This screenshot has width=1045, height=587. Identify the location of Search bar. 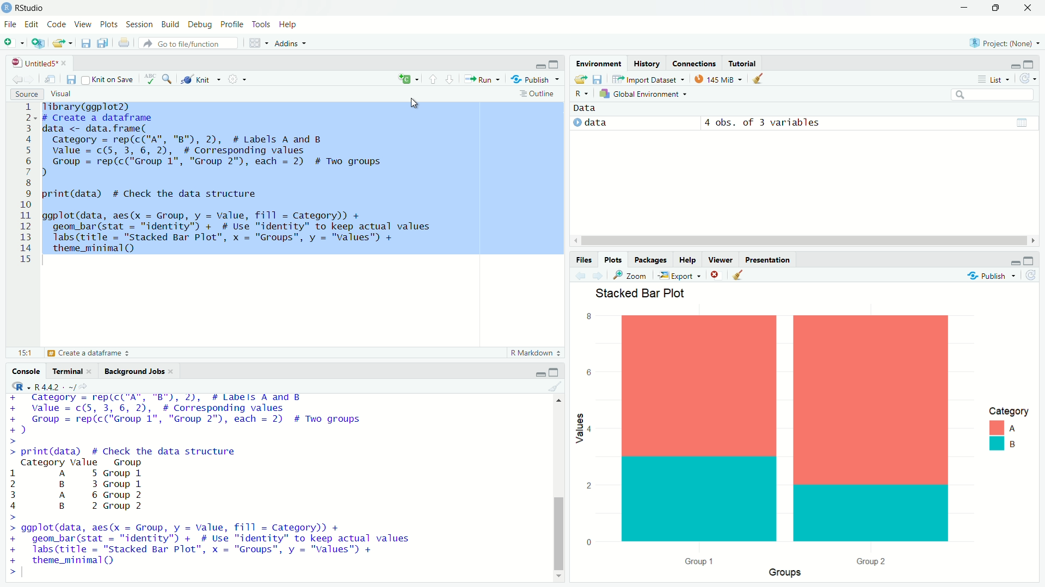
(985, 95).